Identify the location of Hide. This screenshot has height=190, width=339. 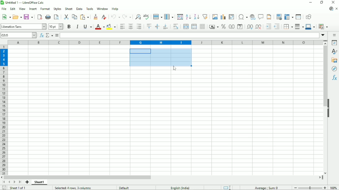
(329, 108).